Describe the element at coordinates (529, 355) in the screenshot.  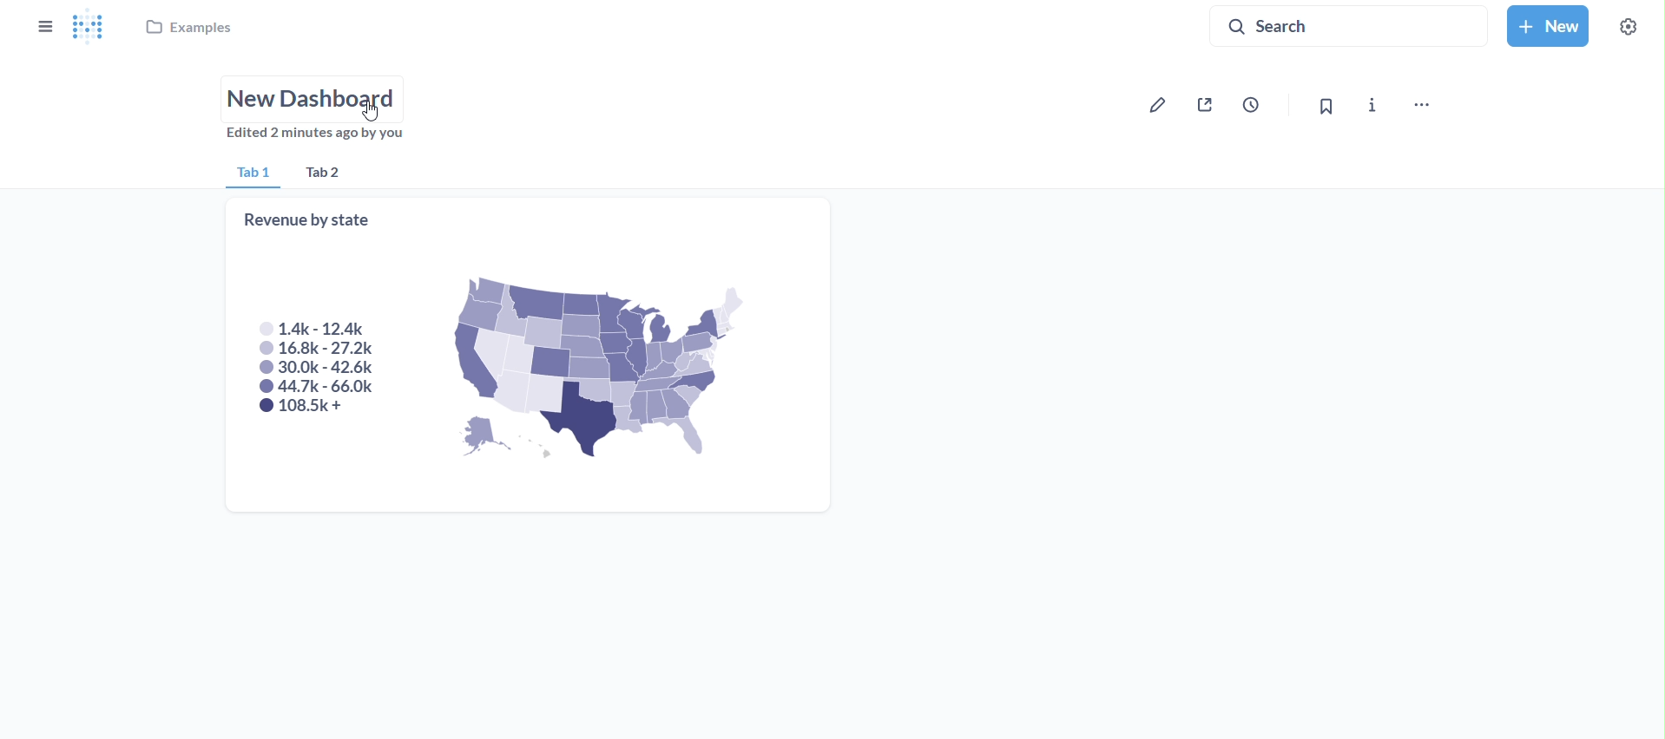
I see `revenue by state` at that location.